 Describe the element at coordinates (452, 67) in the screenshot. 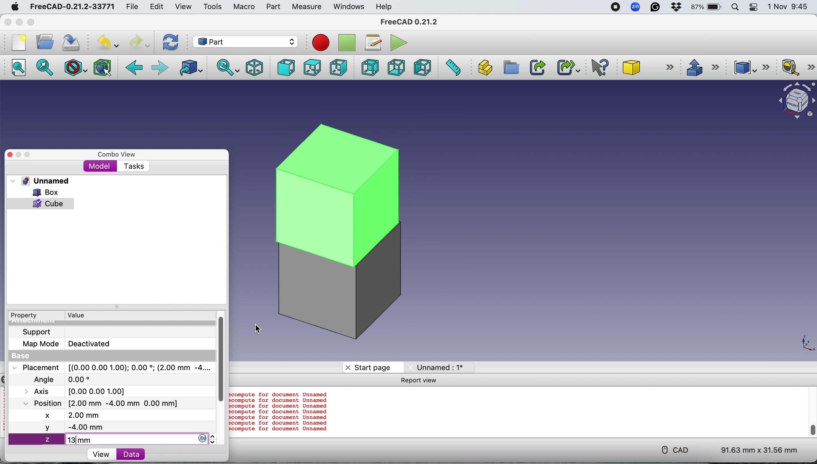

I see `Measure distance` at that location.